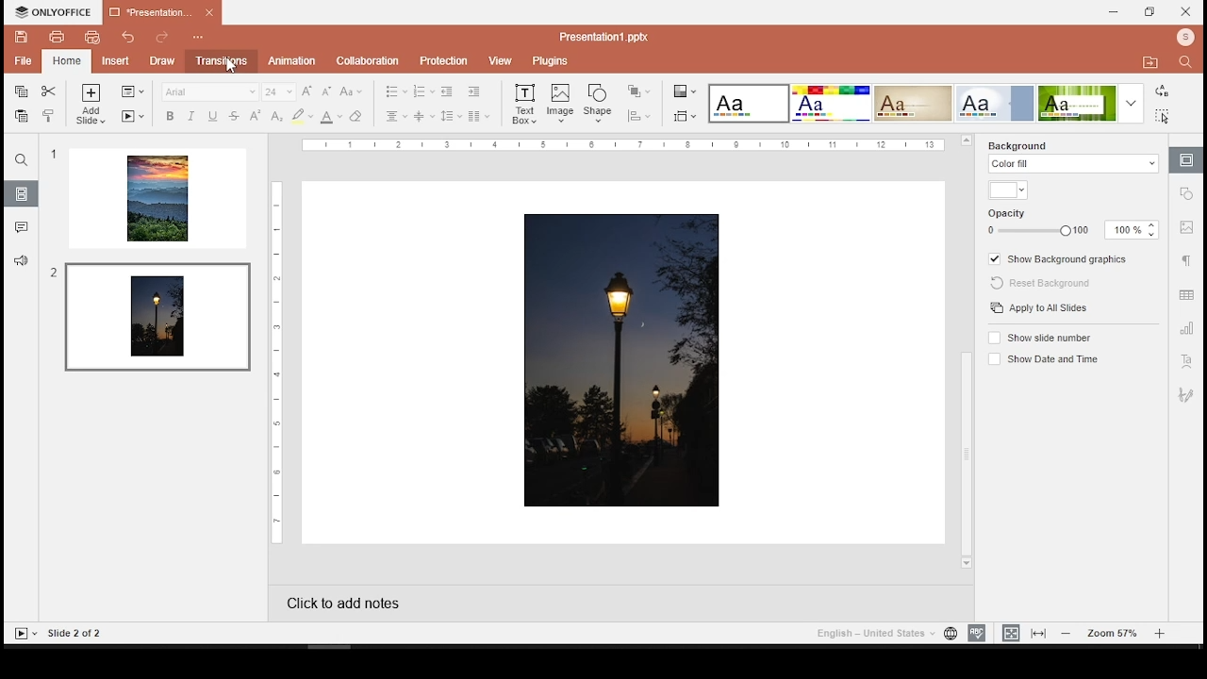  What do you see at coordinates (614, 35) in the screenshot?
I see `Presentation? ppx` at bounding box center [614, 35].